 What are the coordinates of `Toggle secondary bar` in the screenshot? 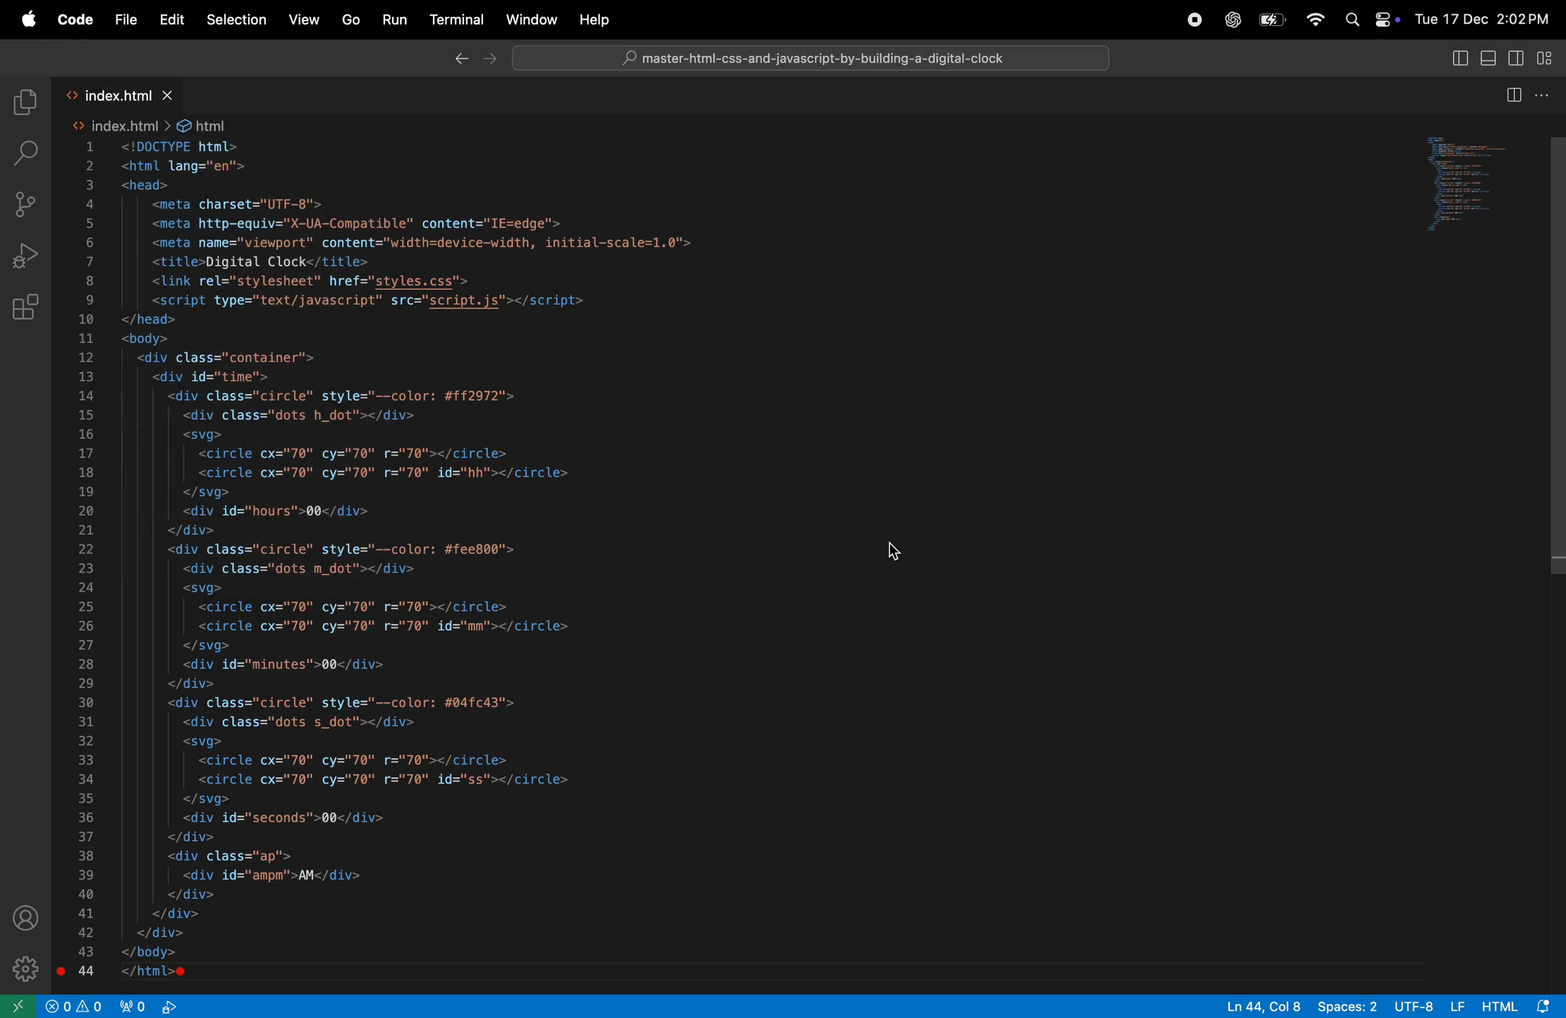 It's located at (1515, 59).